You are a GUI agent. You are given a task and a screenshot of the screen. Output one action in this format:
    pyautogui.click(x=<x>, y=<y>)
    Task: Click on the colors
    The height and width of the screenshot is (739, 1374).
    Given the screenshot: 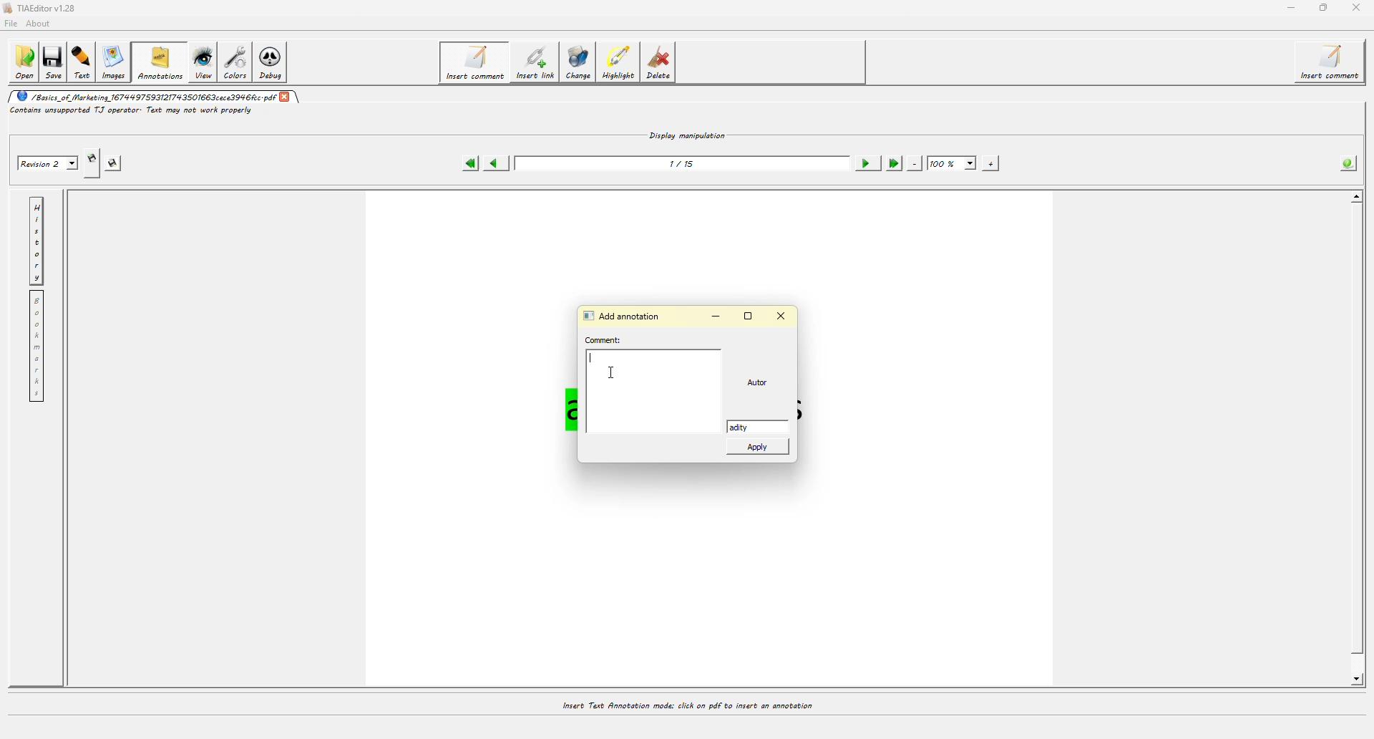 What is the action you would take?
    pyautogui.click(x=238, y=62)
    